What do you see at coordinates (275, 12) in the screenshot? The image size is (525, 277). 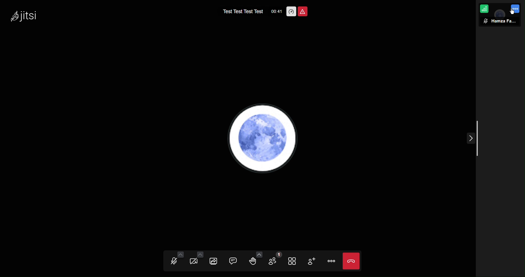 I see `00:41` at bounding box center [275, 12].